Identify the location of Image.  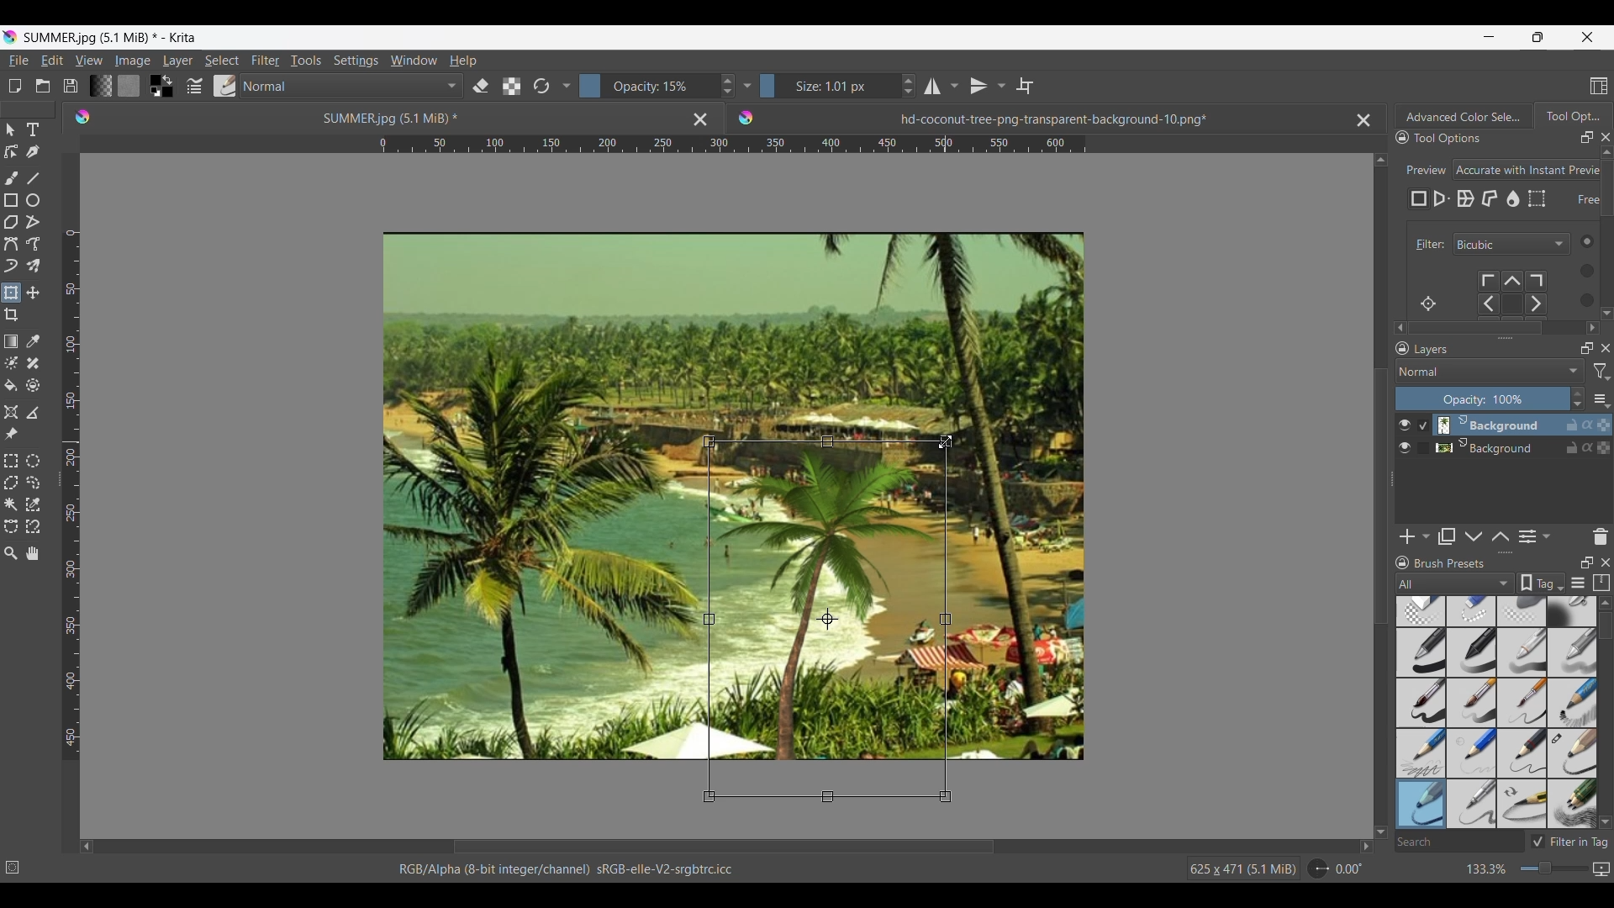
(132, 61).